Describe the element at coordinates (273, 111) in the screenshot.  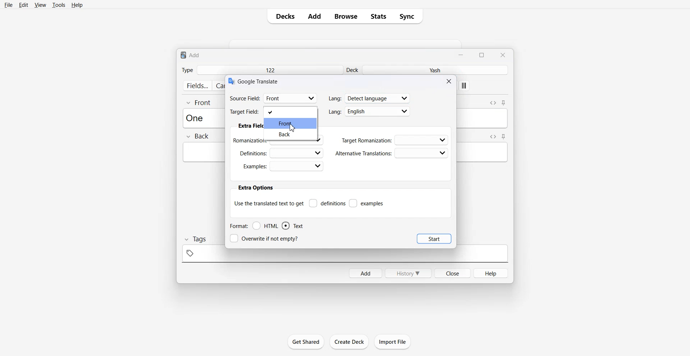
I see `Target Field` at that location.